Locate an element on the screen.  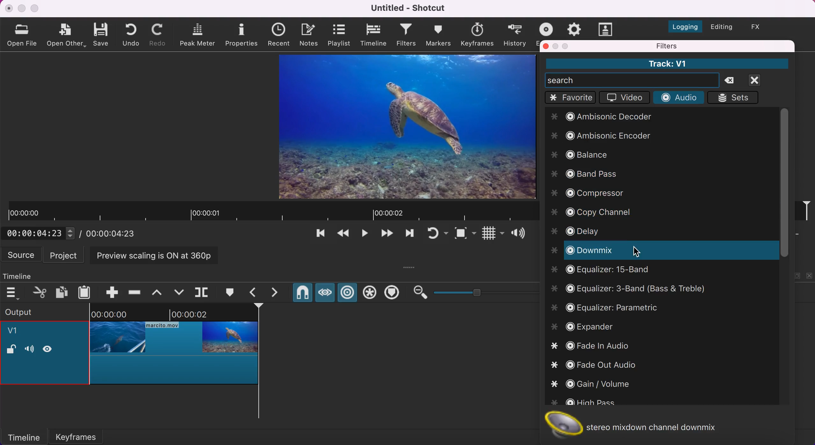
video is located at coordinates (623, 99).